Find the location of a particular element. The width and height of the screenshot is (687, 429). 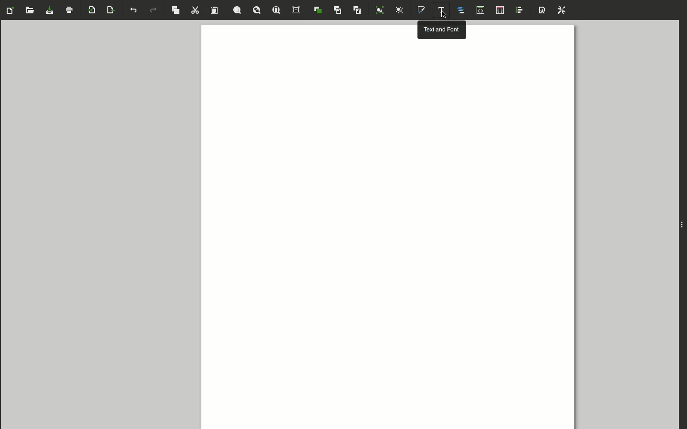

Group is located at coordinates (380, 10).